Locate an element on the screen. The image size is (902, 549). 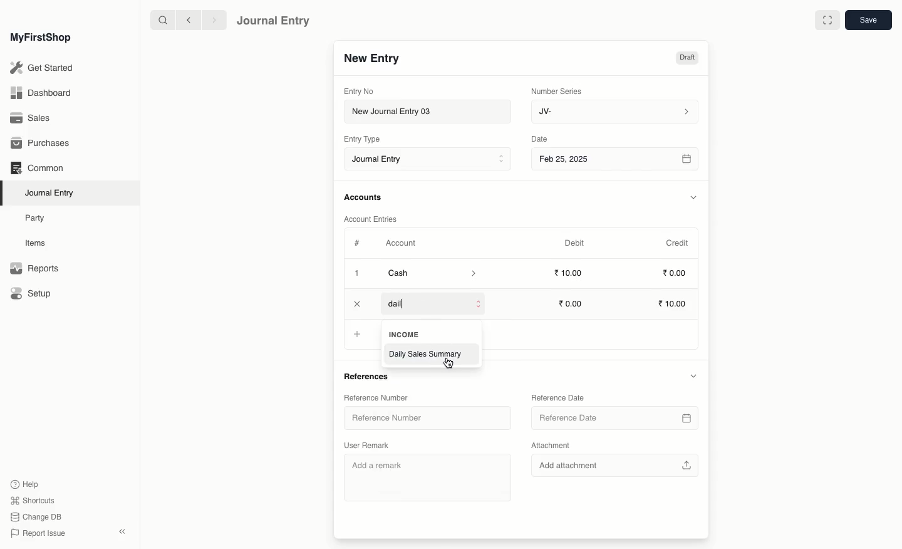
dail is located at coordinates (433, 305).